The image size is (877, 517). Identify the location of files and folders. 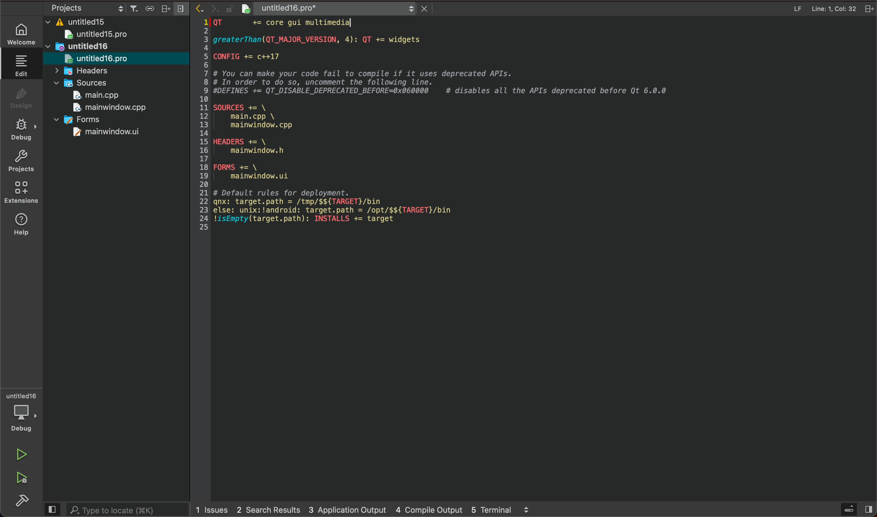
(118, 21).